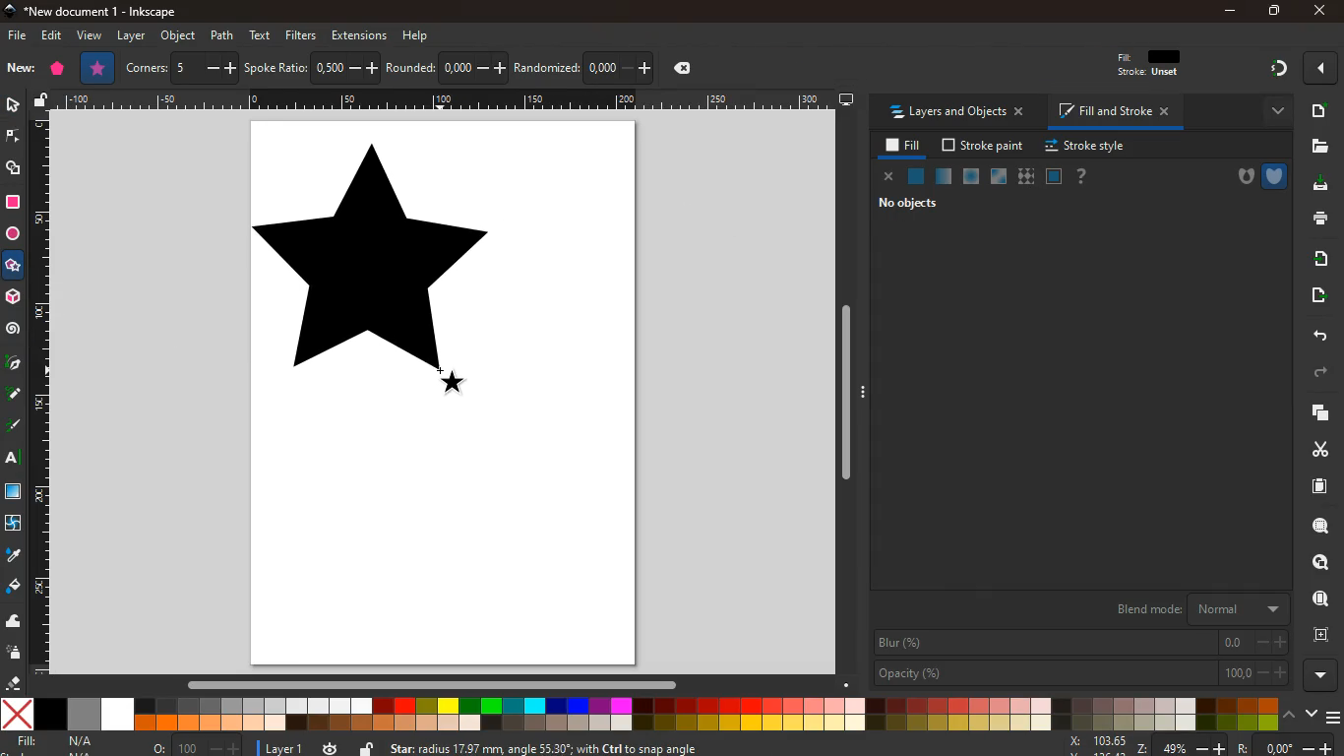  Describe the element at coordinates (1321, 636) in the screenshot. I see `frame` at that location.